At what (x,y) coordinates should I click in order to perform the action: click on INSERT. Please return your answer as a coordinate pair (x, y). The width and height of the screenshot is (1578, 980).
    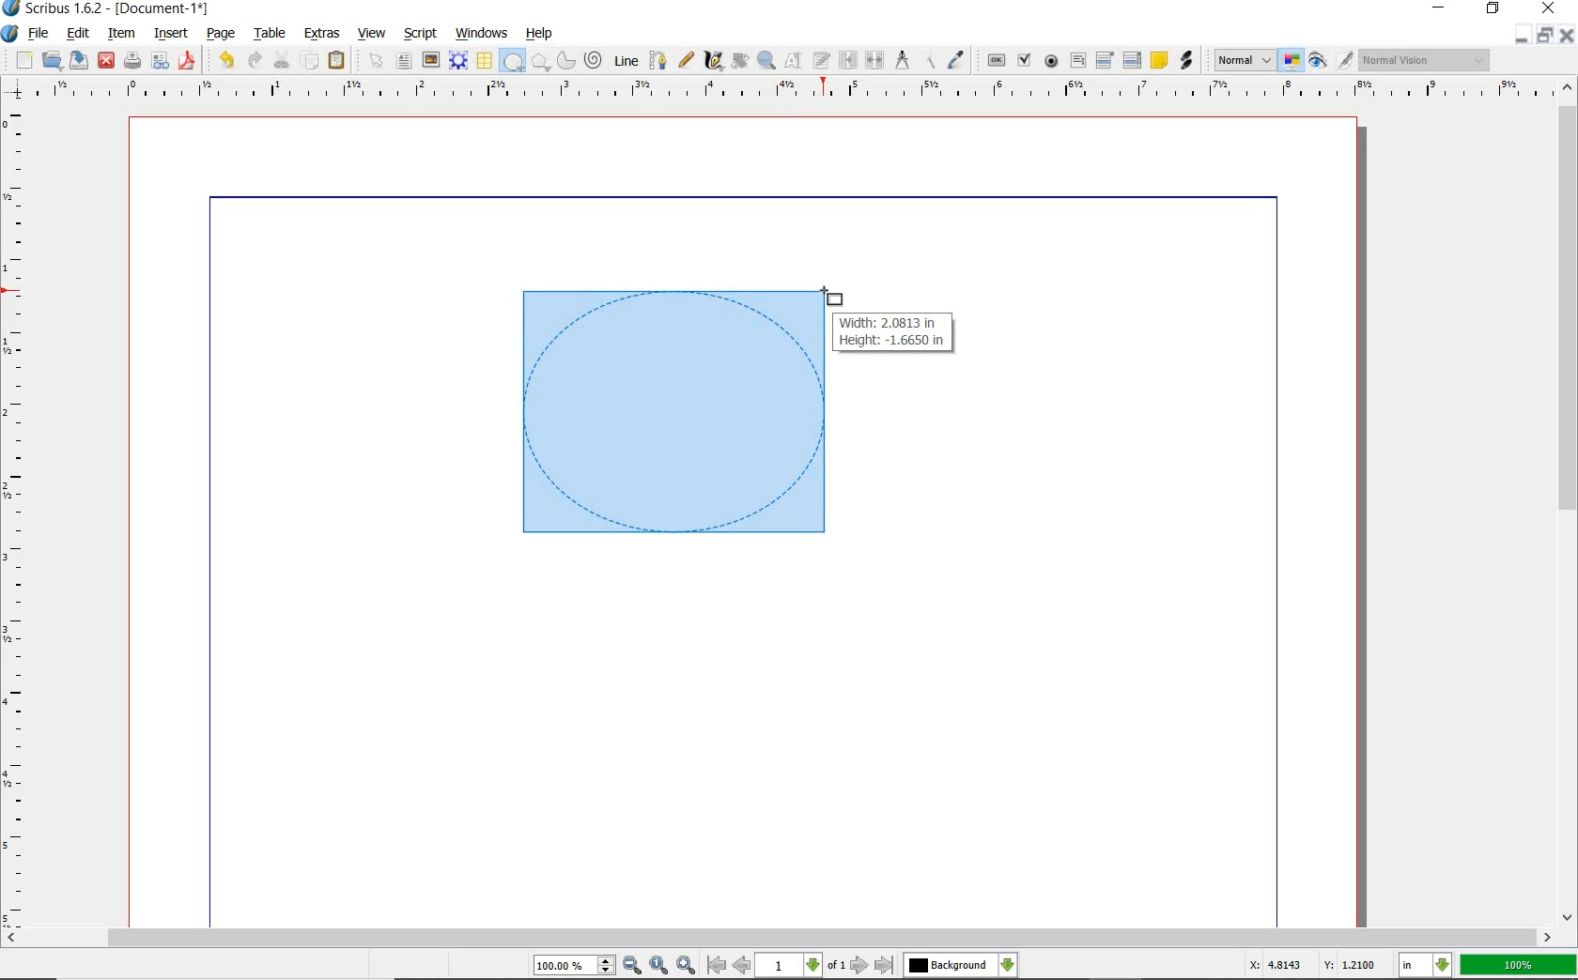
    Looking at the image, I should click on (171, 34).